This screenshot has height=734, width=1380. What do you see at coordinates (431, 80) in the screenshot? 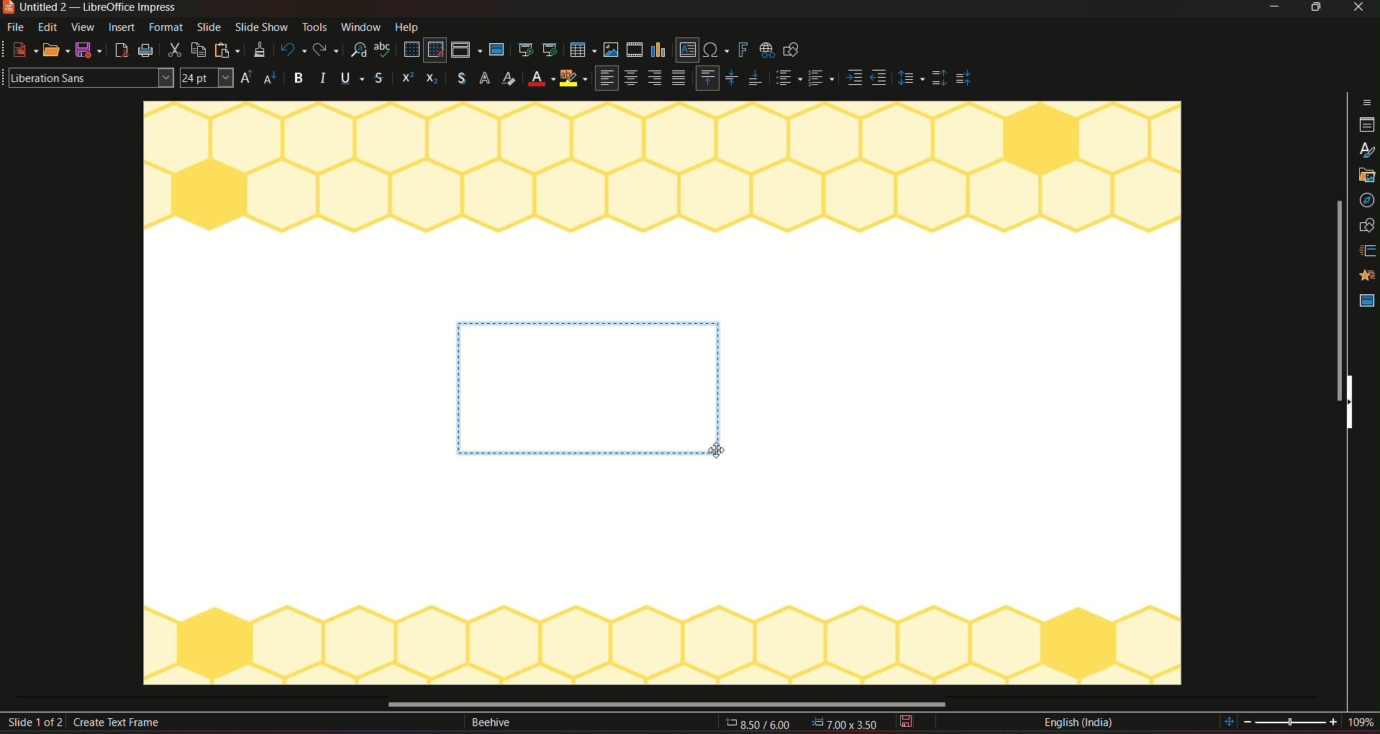
I see `icon` at bounding box center [431, 80].